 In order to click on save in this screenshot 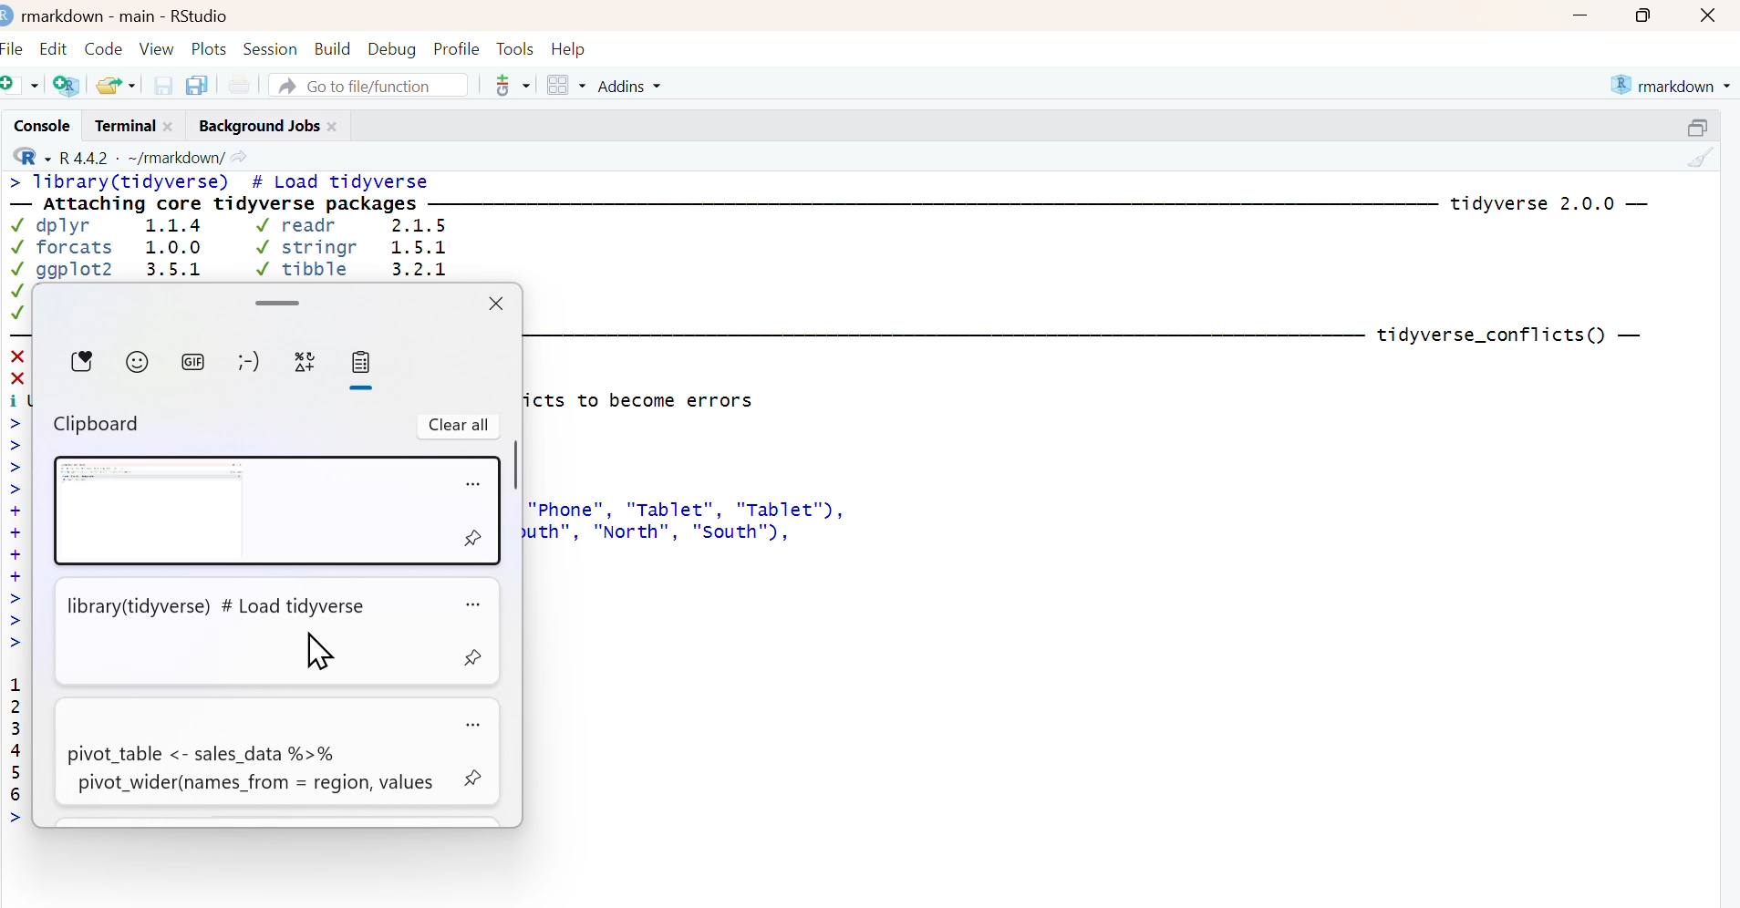, I will do `click(164, 84)`.